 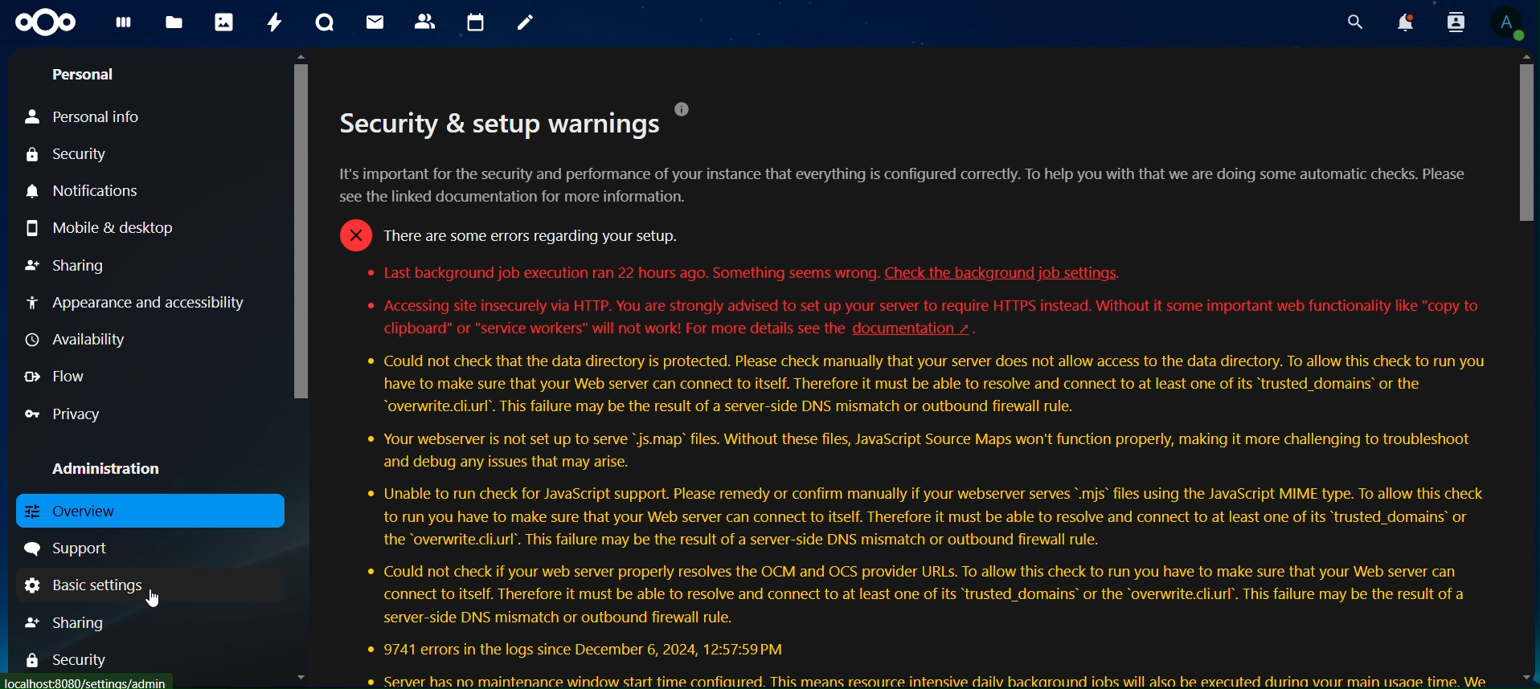 What do you see at coordinates (323, 22) in the screenshot?
I see `talk` at bounding box center [323, 22].